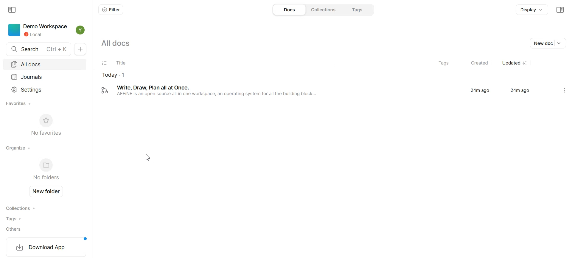 The image size is (572, 258). Describe the element at coordinates (440, 63) in the screenshot. I see `Tags` at that location.